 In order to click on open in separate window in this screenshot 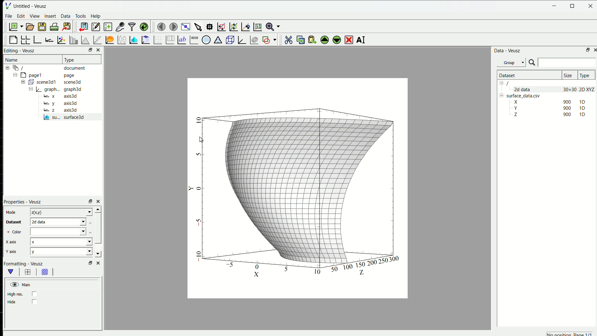, I will do `click(91, 50)`.